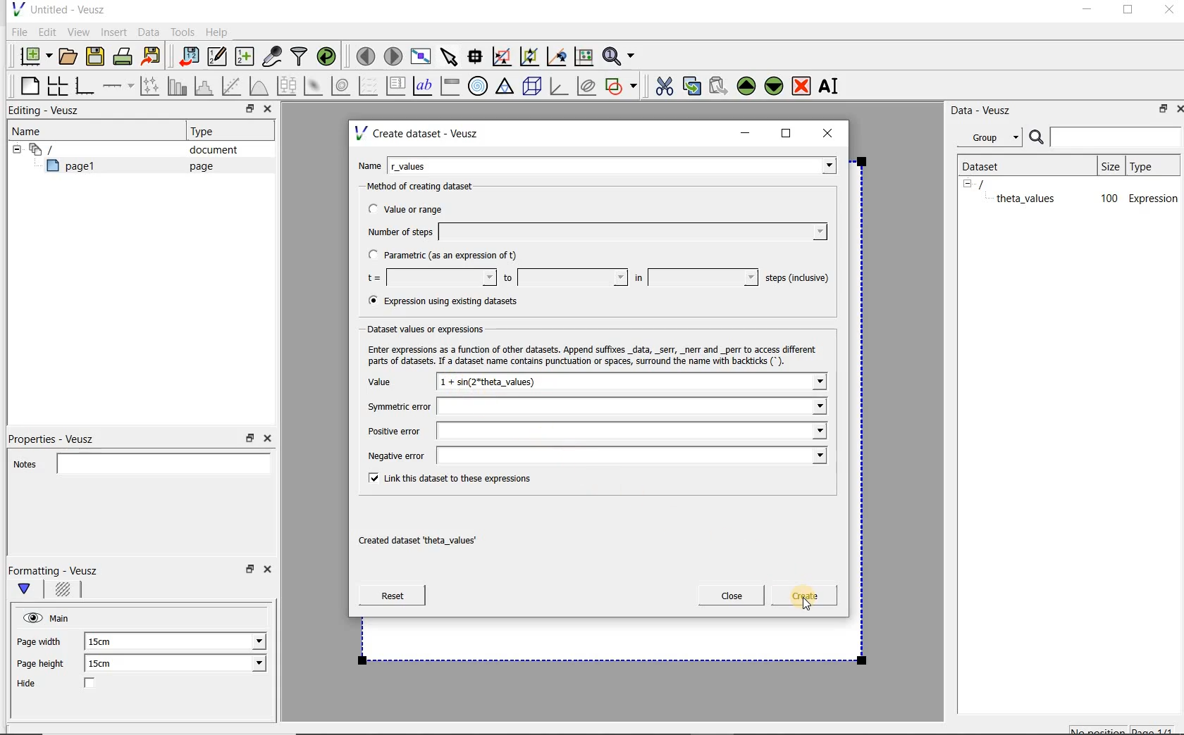 Image resolution: width=1184 pixels, height=735 pixels. I want to click on Dataset, so click(988, 165).